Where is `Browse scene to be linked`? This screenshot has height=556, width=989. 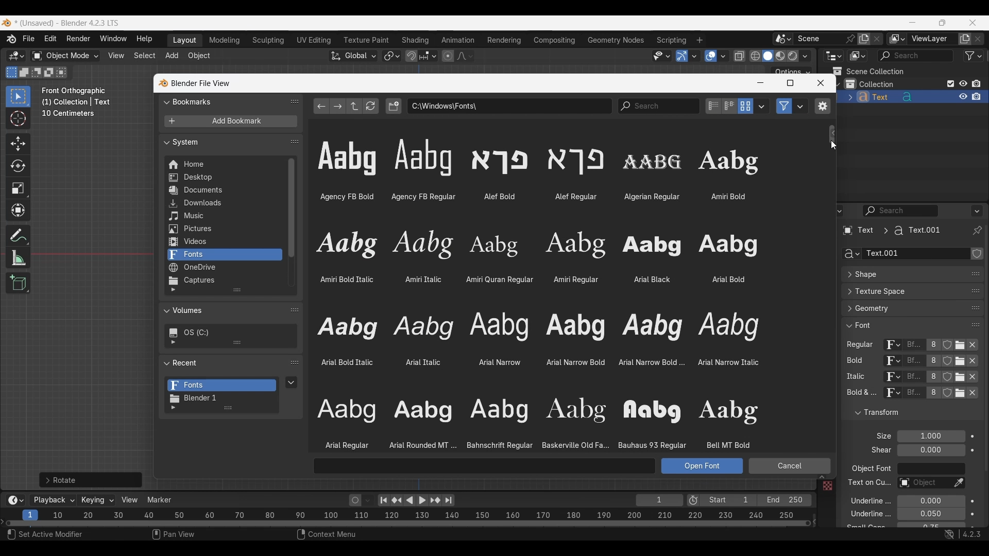
Browse scene to be linked is located at coordinates (783, 39).